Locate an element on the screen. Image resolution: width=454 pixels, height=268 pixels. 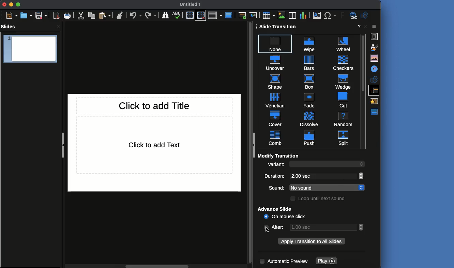
New is located at coordinates (12, 16).